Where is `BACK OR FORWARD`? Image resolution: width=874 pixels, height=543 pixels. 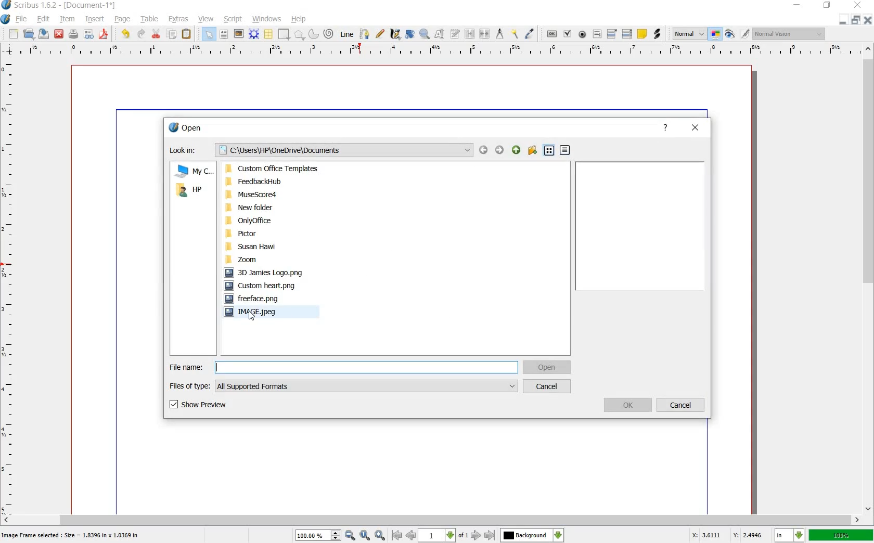 BACK OR FORWARD is located at coordinates (483, 150).